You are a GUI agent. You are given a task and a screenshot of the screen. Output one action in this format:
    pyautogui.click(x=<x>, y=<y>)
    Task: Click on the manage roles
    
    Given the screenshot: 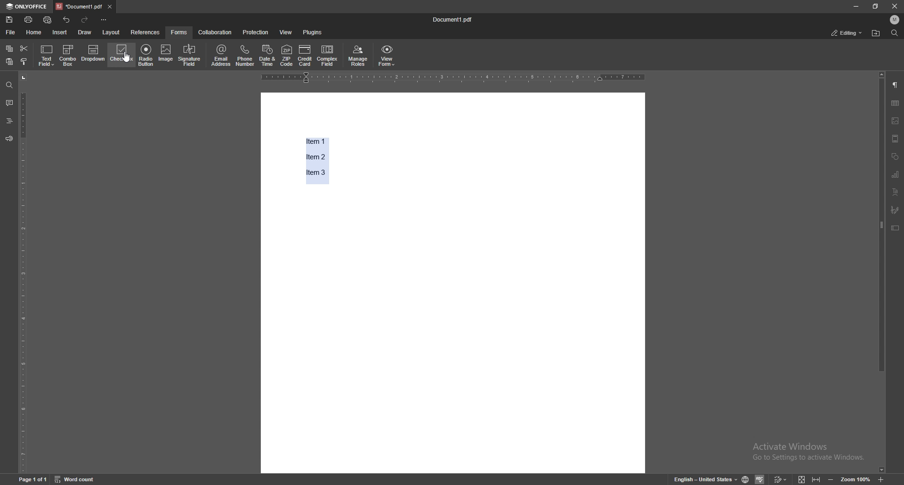 What is the action you would take?
    pyautogui.click(x=358, y=56)
    